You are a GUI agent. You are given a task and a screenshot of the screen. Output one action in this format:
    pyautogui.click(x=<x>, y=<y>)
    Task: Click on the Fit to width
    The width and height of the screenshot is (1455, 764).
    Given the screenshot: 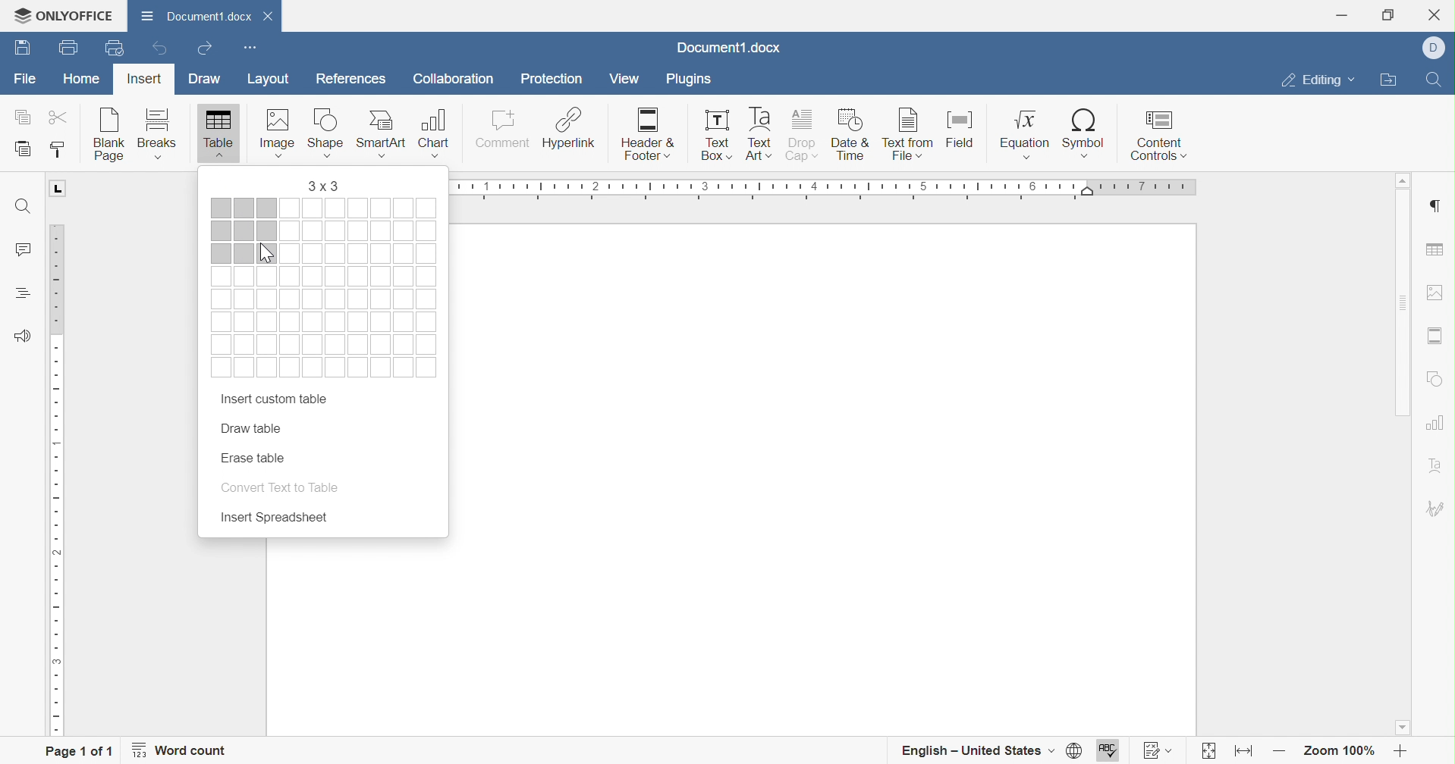 What is the action you would take?
    pyautogui.click(x=1243, y=751)
    